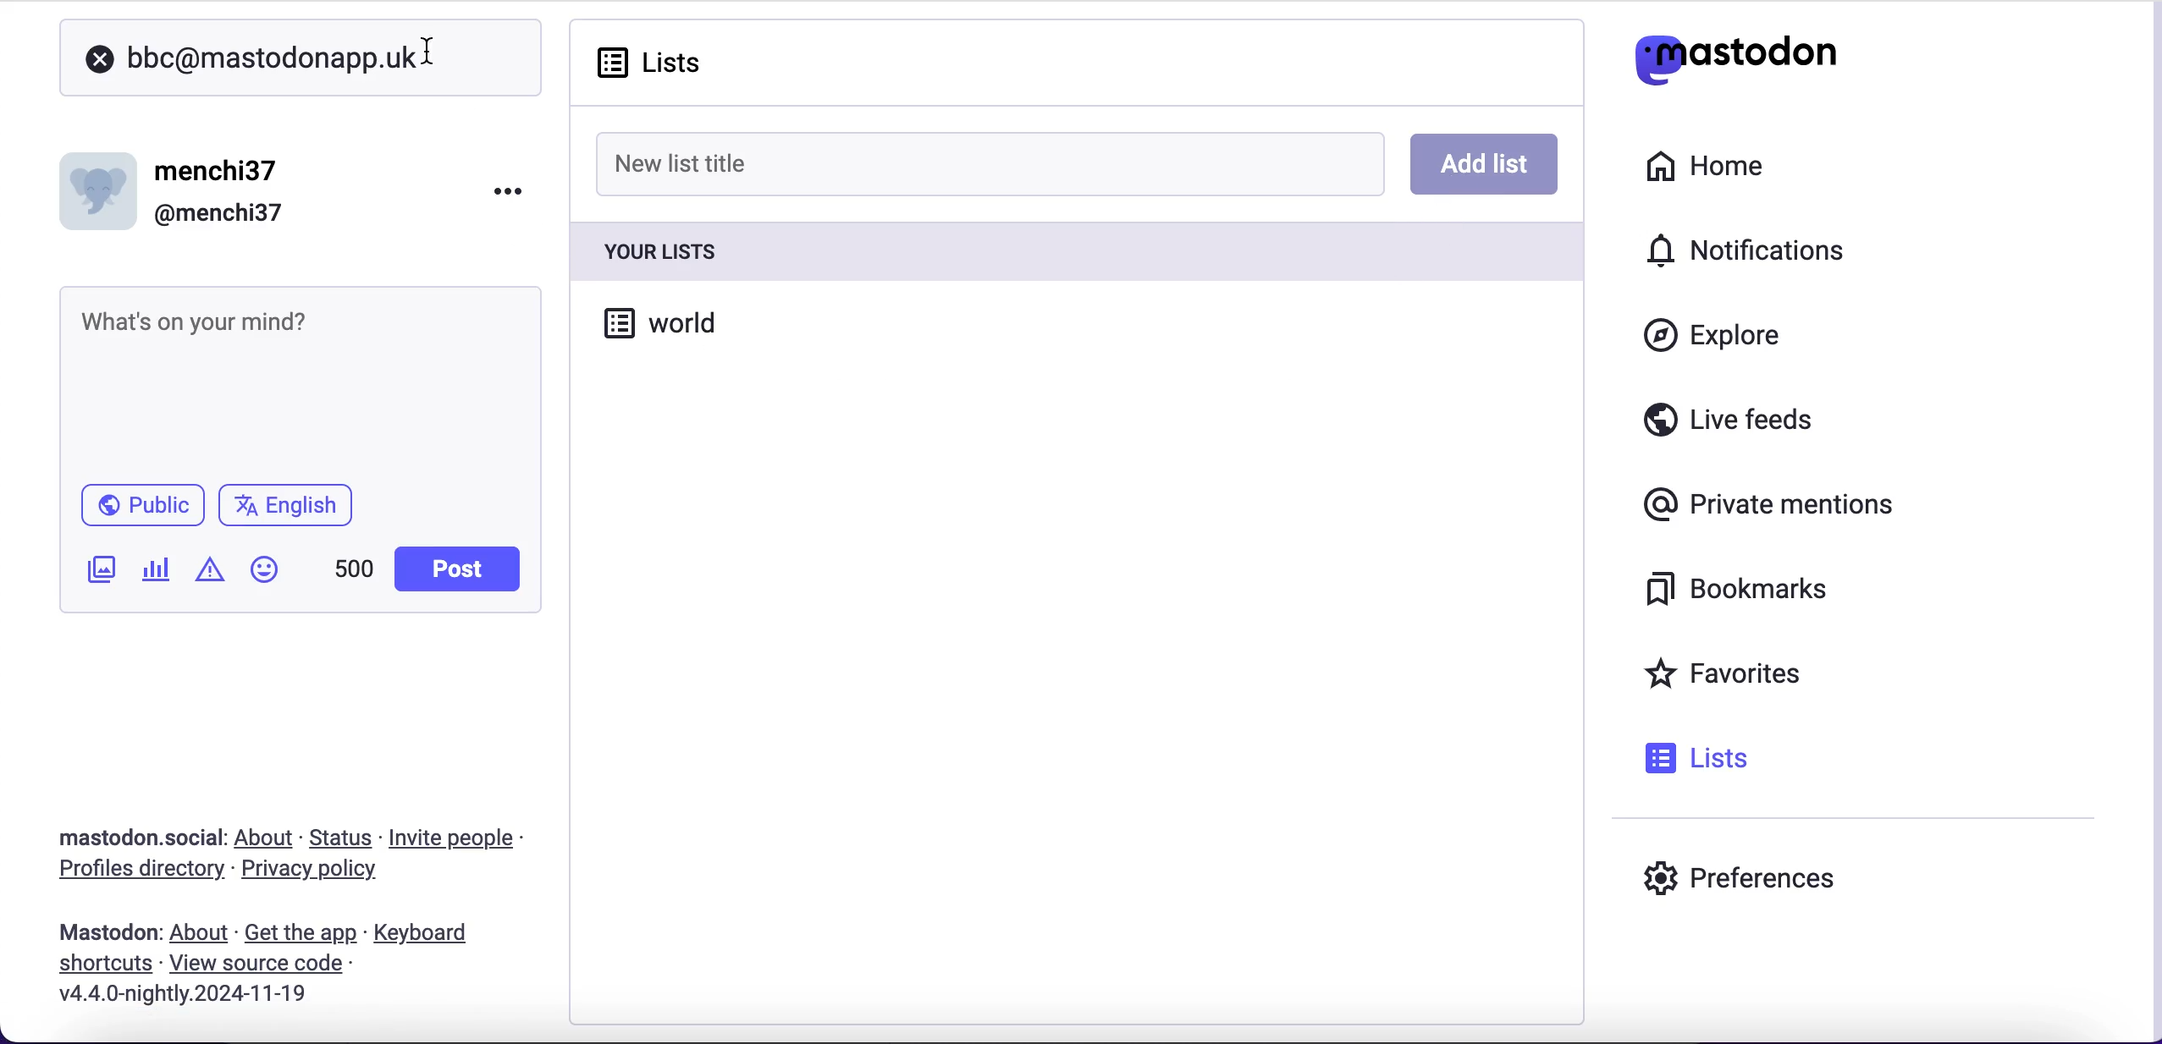 The width and height of the screenshot is (2162, 1044). Describe the element at coordinates (1754, 250) in the screenshot. I see `notifications` at that location.